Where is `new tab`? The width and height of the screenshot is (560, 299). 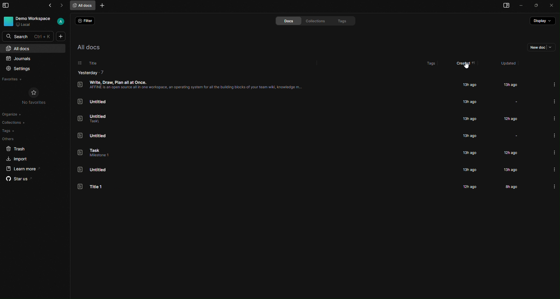
new tab is located at coordinates (102, 5).